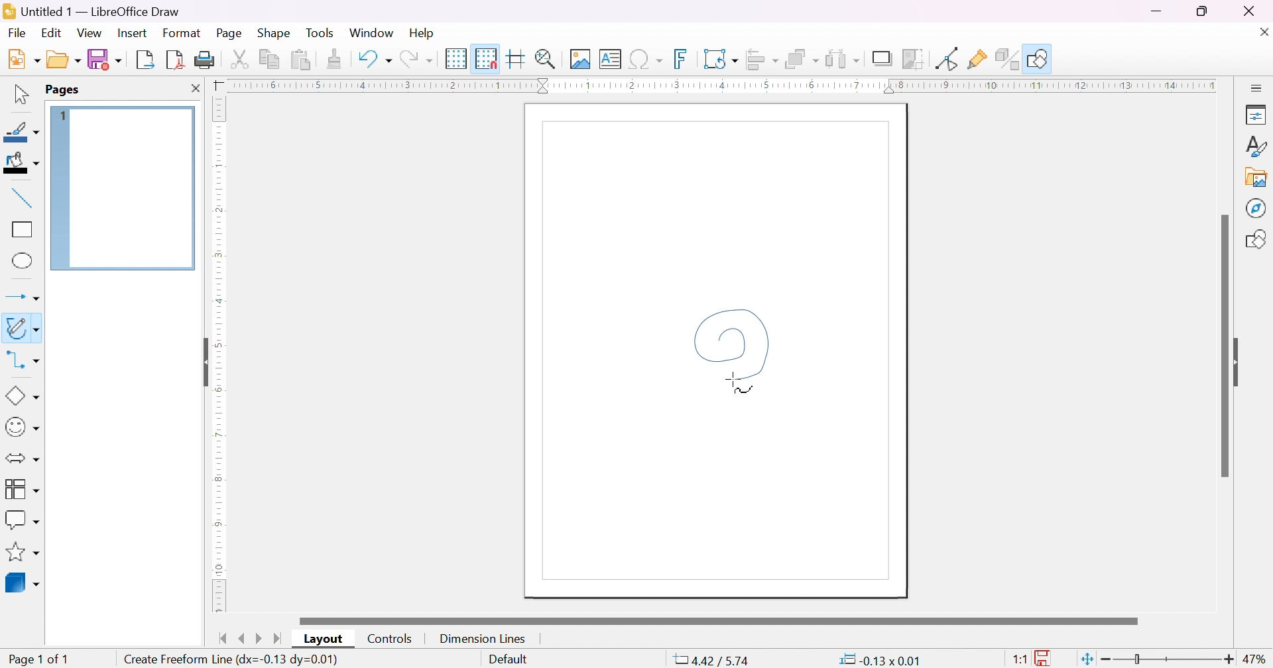 The height and width of the screenshot is (668, 1273). I want to click on arrange, so click(802, 59).